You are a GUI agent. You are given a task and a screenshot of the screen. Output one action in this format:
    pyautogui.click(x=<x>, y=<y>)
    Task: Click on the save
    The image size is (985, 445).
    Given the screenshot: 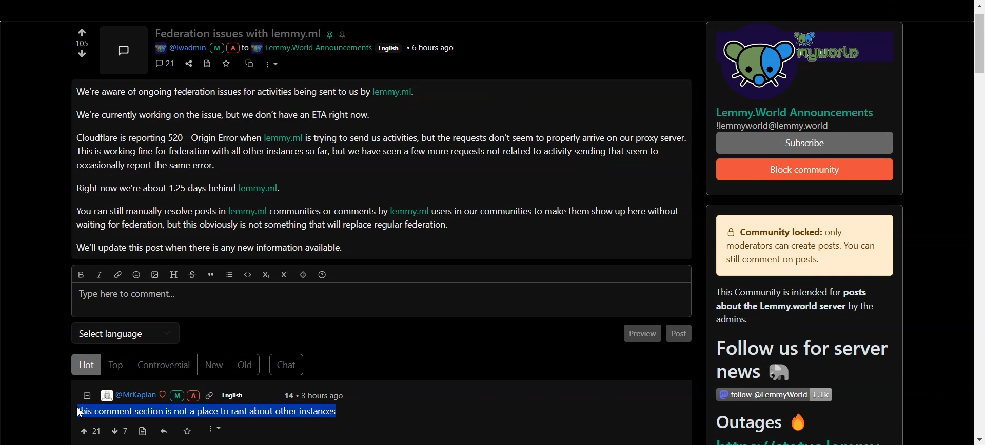 What is the action you would take?
    pyautogui.click(x=228, y=63)
    